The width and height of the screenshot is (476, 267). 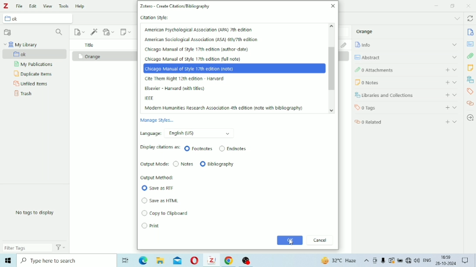 I want to click on Show hidden icons, so click(x=367, y=261).